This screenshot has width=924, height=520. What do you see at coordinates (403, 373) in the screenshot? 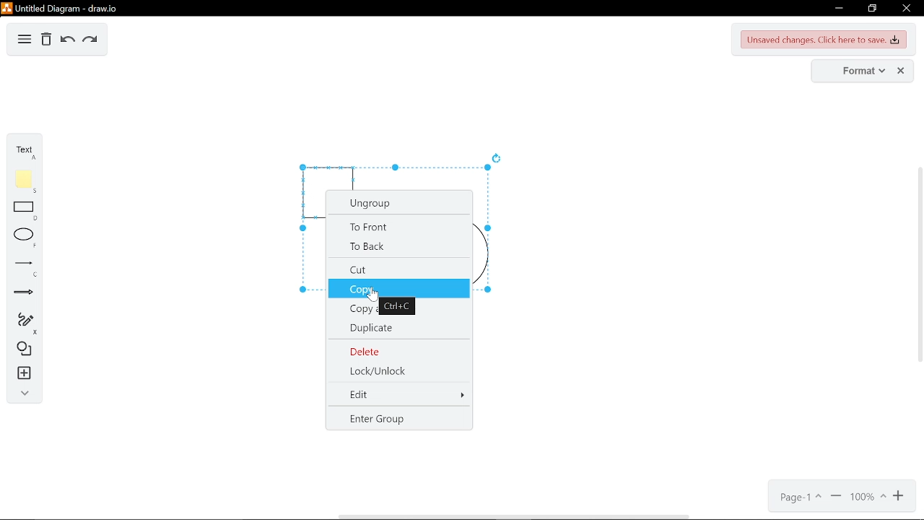
I see `Lock/Unlock` at bounding box center [403, 373].